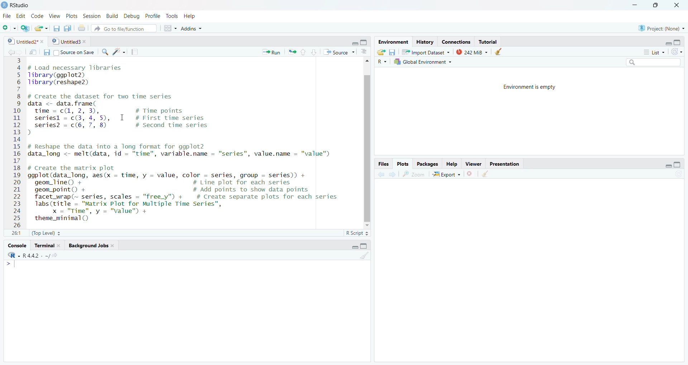  What do you see at coordinates (172, 16) in the screenshot?
I see `Tools` at bounding box center [172, 16].